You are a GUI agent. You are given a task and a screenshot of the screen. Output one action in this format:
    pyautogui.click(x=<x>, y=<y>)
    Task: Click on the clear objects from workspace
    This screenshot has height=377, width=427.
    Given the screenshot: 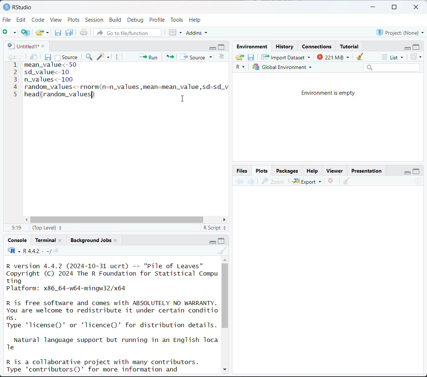 What is the action you would take?
    pyautogui.click(x=358, y=55)
    